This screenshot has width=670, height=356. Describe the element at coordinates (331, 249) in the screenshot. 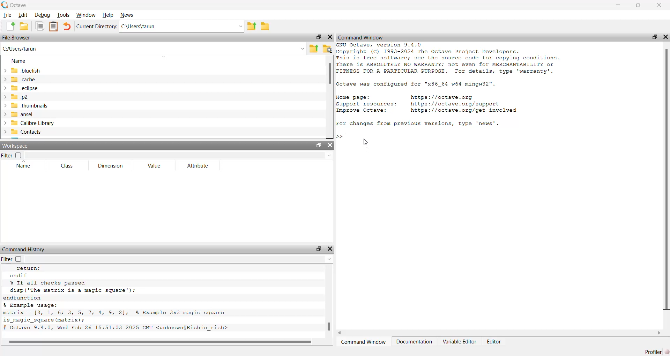

I see `close` at that location.